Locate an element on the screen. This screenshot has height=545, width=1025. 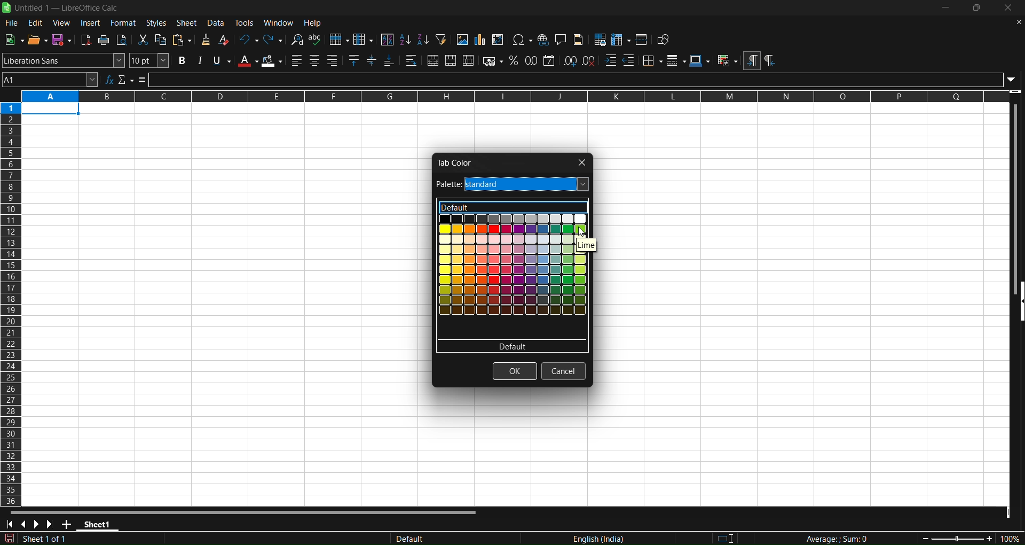
add decimal place is located at coordinates (571, 60).